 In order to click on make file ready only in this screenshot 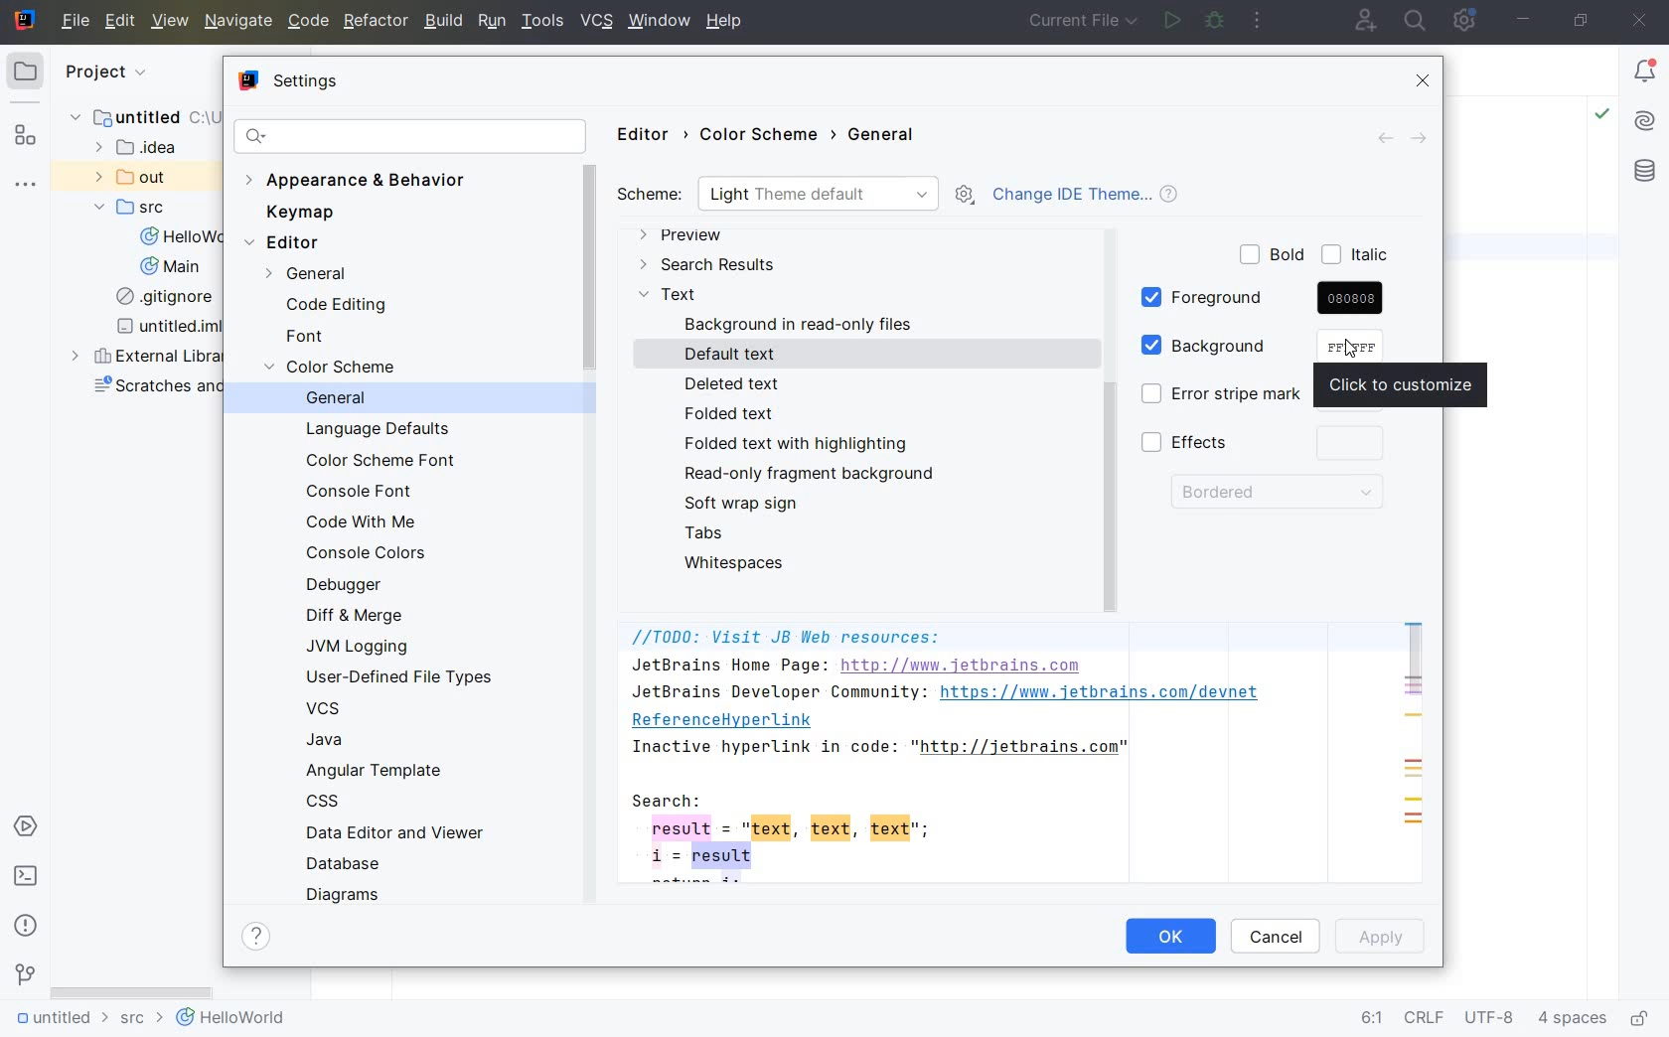, I will do `click(1642, 1019)`.